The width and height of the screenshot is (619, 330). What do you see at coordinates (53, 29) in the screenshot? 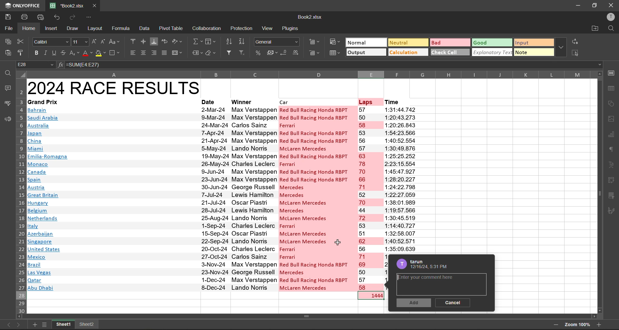
I see `insert` at bounding box center [53, 29].